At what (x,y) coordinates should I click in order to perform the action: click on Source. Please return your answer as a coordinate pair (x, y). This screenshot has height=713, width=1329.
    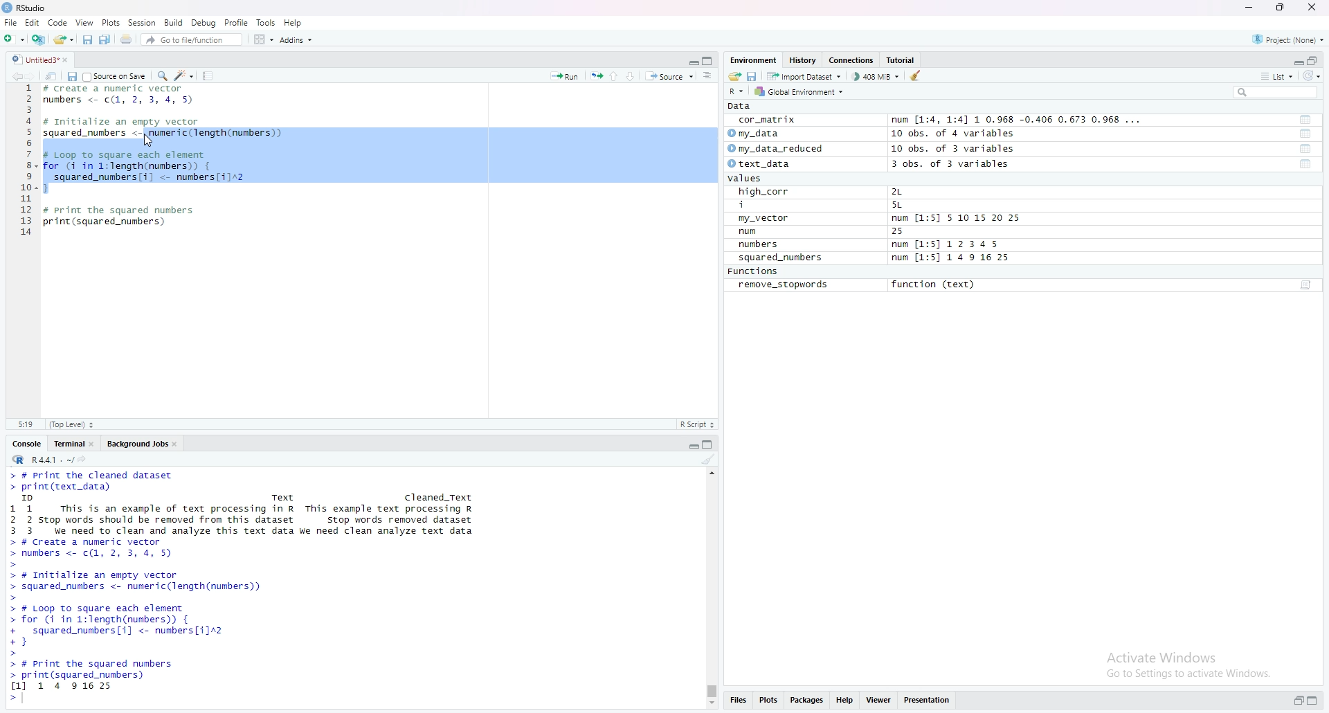
    Looking at the image, I should click on (669, 75).